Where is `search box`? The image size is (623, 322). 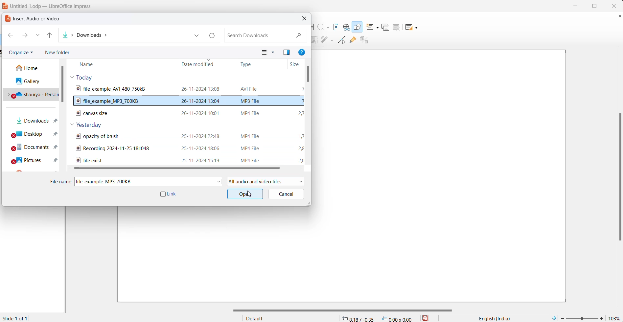
search box is located at coordinates (266, 35).